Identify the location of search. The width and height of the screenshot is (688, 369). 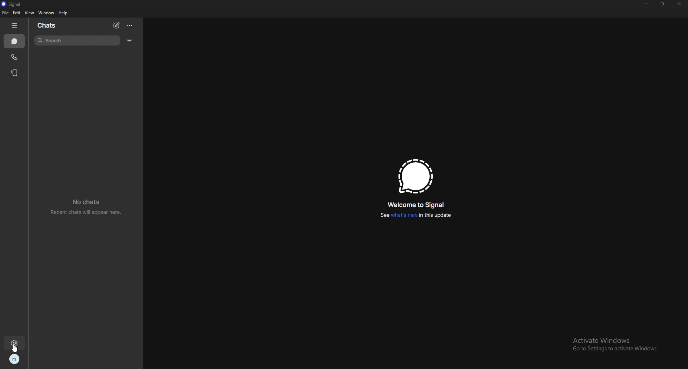
(77, 40).